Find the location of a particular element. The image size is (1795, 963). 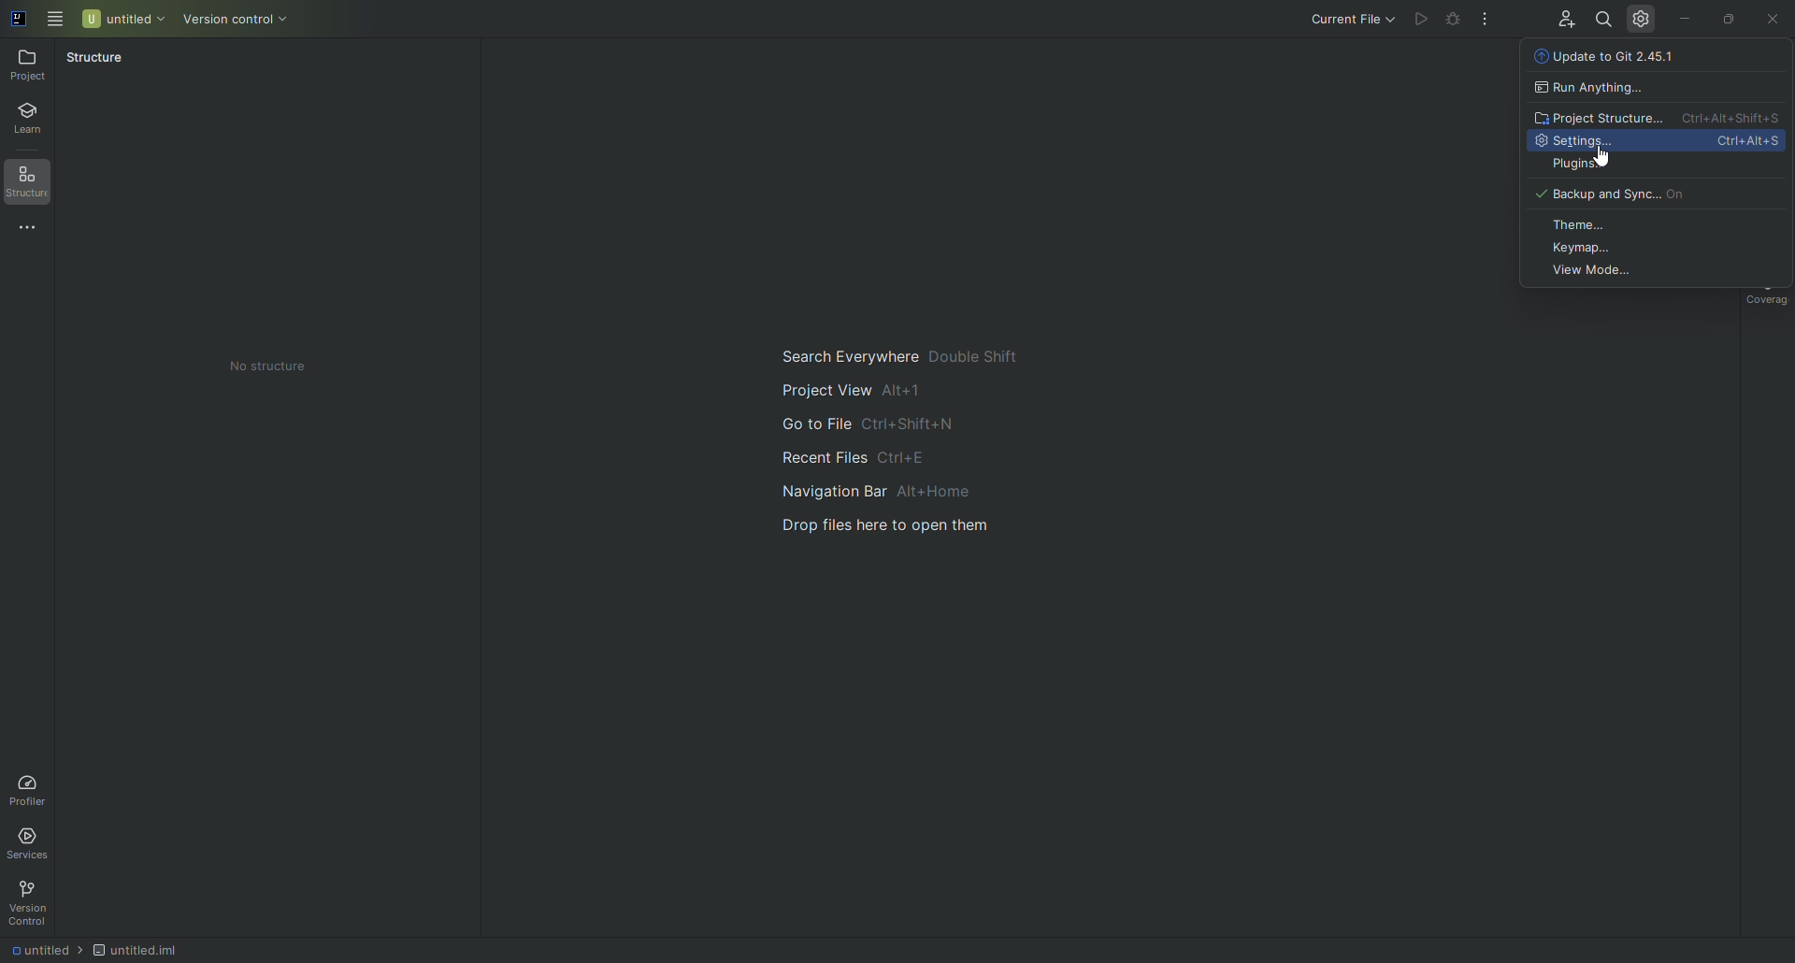

Search is located at coordinates (1604, 20).